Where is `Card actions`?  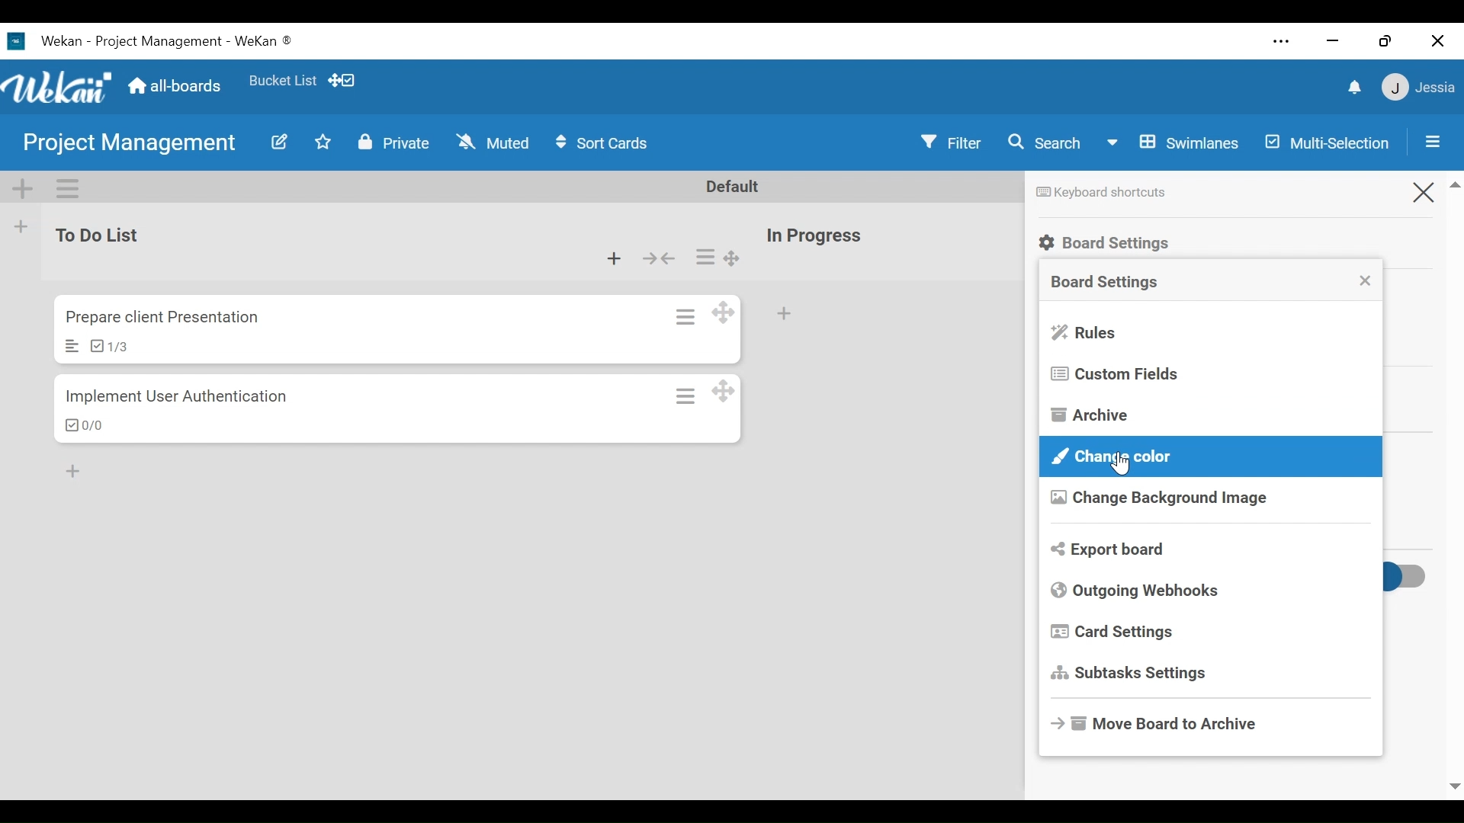
Card actions is located at coordinates (705, 257).